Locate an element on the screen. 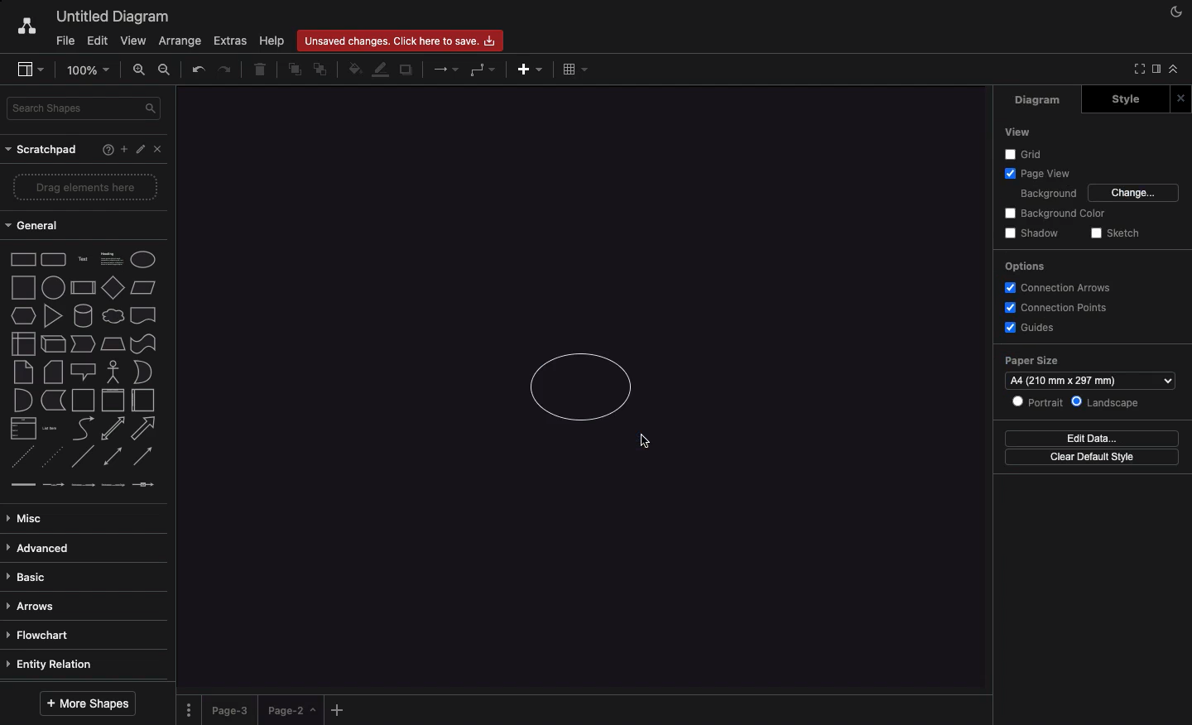 Image resolution: width=1192 pixels, height=725 pixels. Options is located at coordinates (190, 709).